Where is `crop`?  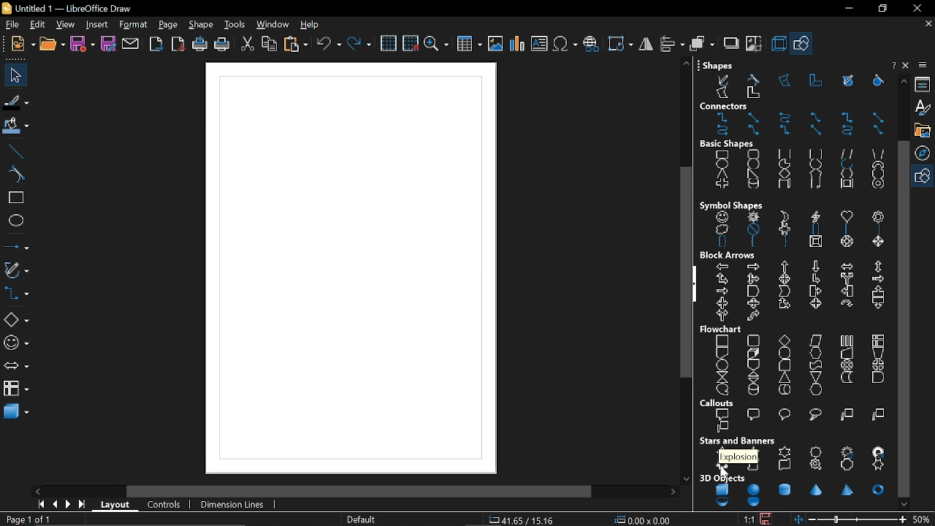
crop is located at coordinates (755, 46).